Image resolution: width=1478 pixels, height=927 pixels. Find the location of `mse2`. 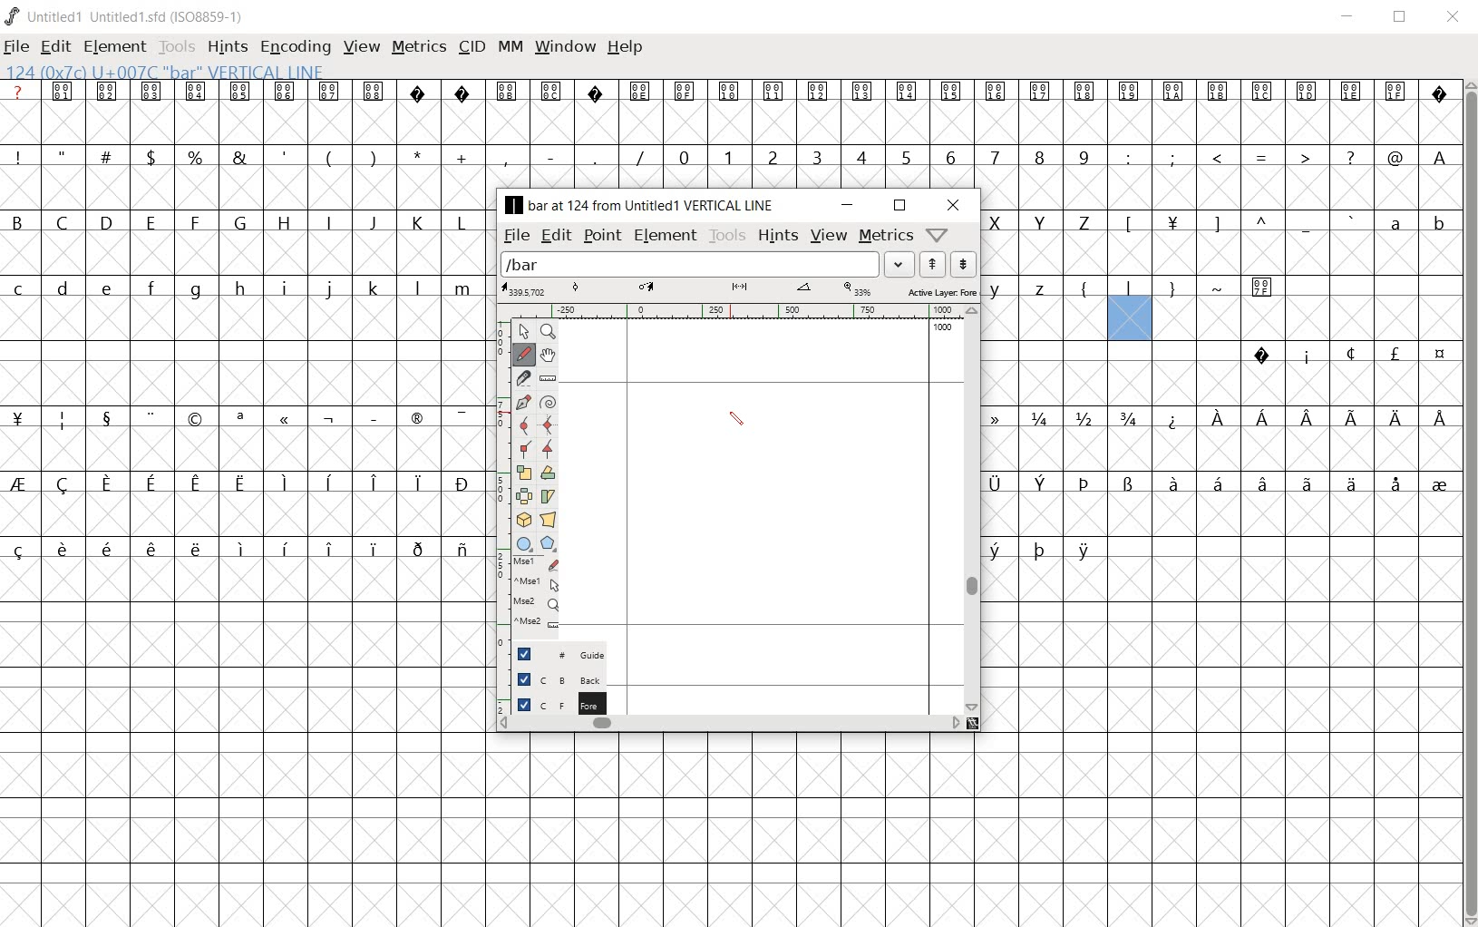

mse2 is located at coordinates (530, 626).